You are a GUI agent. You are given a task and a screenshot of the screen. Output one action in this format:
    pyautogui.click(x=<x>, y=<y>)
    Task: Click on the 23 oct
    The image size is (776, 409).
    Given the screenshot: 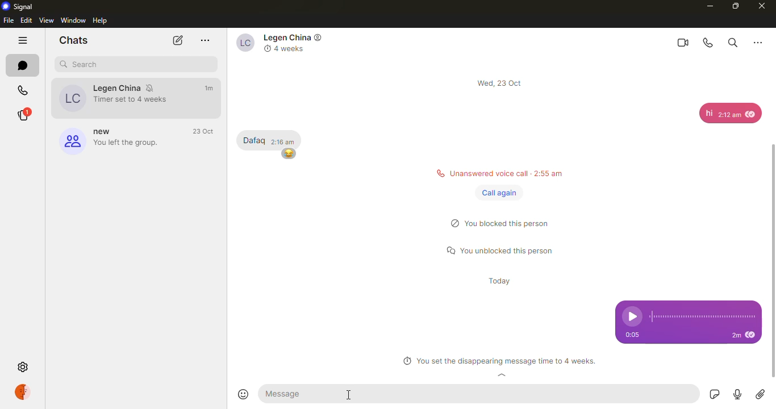 What is the action you would take?
    pyautogui.click(x=205, y=132)
    